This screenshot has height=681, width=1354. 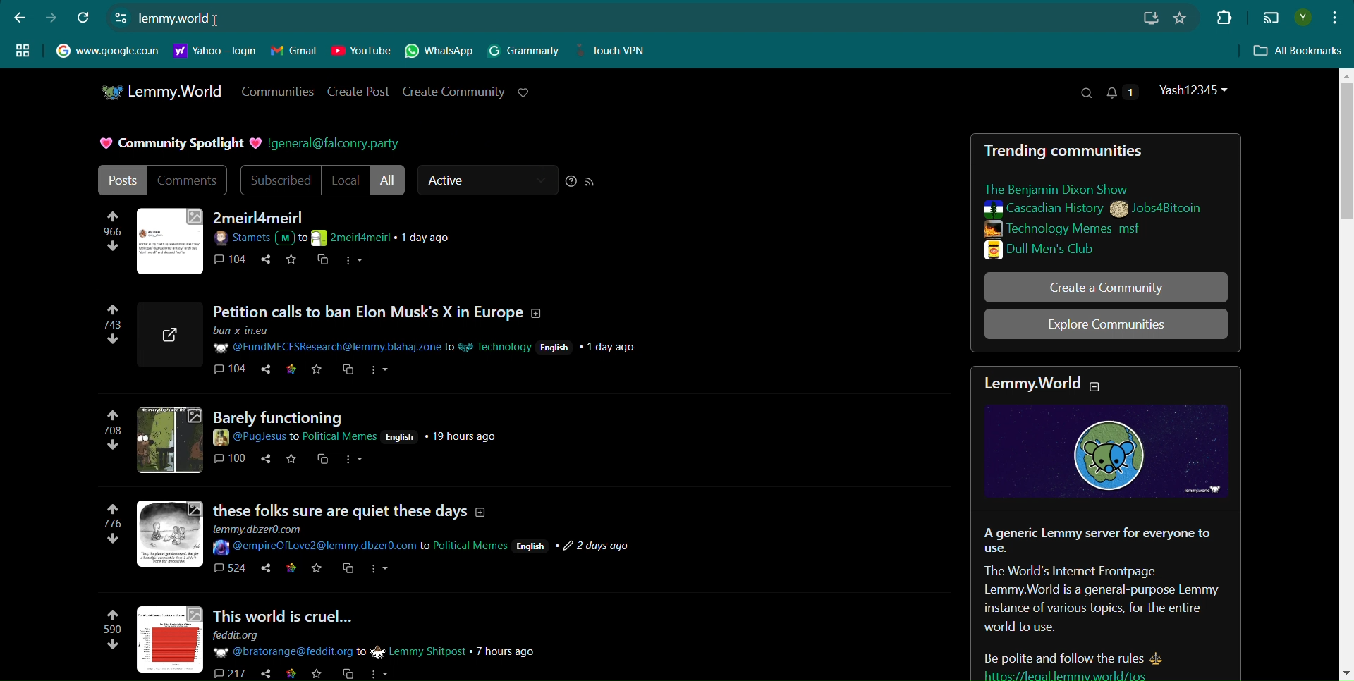 What do you see at coordinates (348, 572) in the screenshot?
I see `copy` at bounding box center [348, 572].